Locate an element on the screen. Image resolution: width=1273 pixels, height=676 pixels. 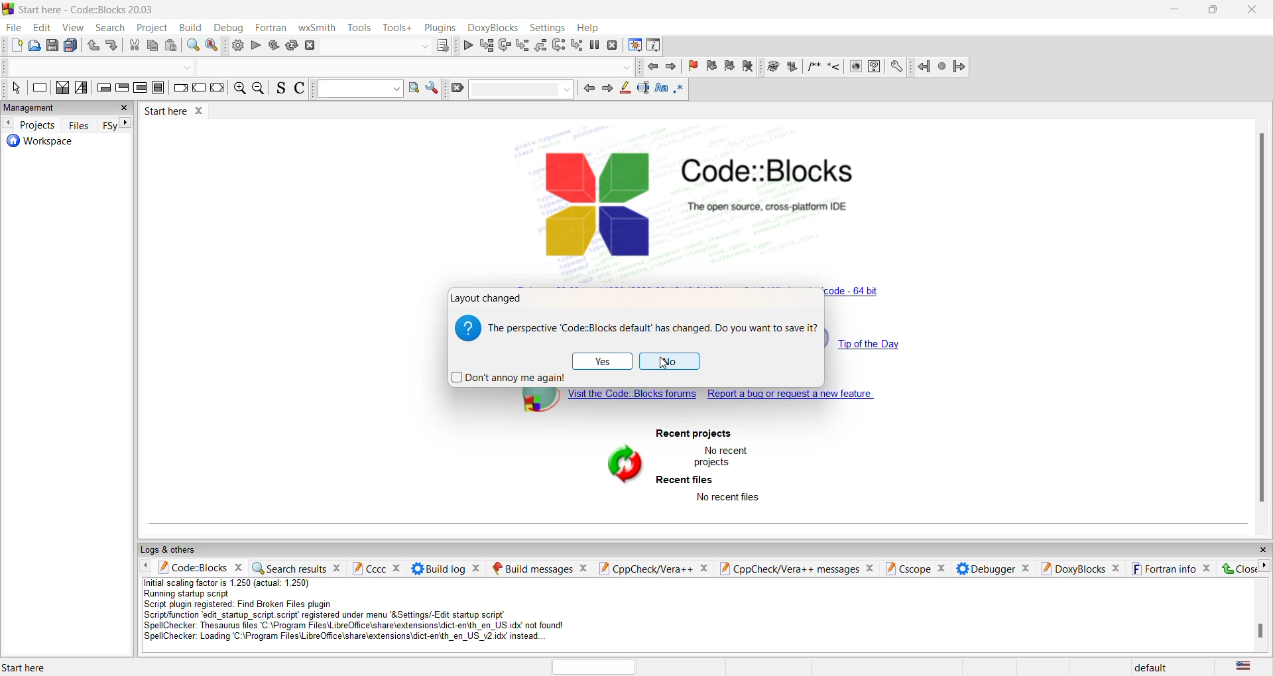
projects is located at coordinates (38, 125).